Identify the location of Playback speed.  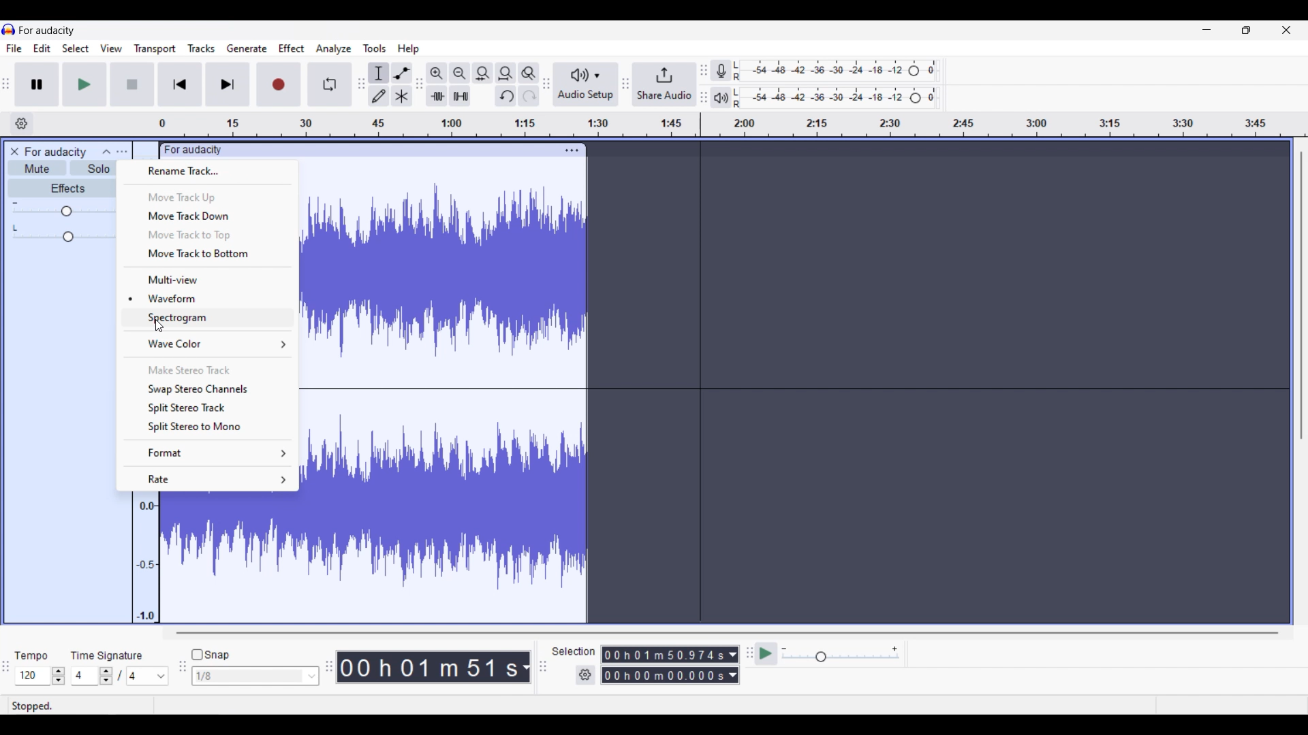
(841, 653).